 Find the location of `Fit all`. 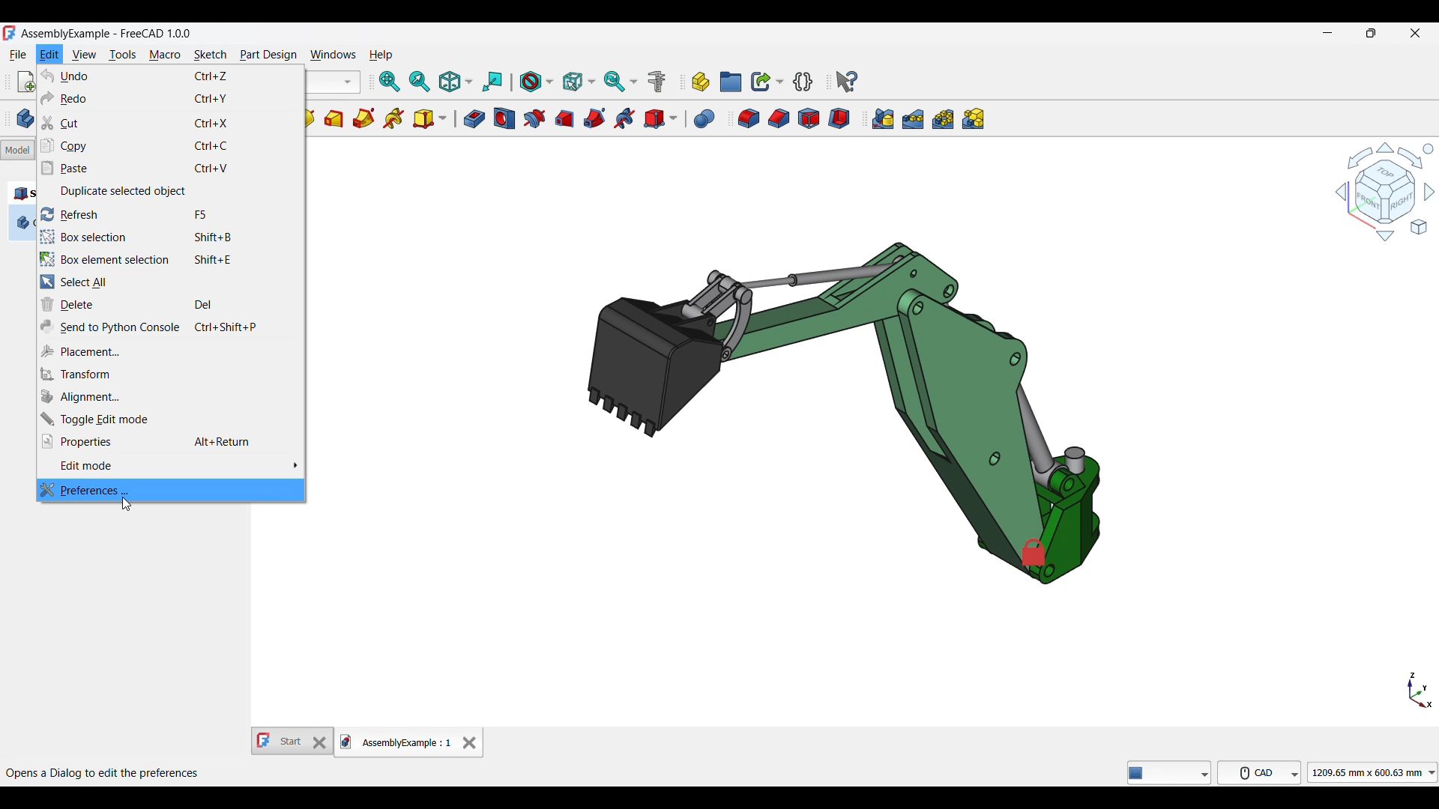

Fit all is located at coordinates (389, 82).